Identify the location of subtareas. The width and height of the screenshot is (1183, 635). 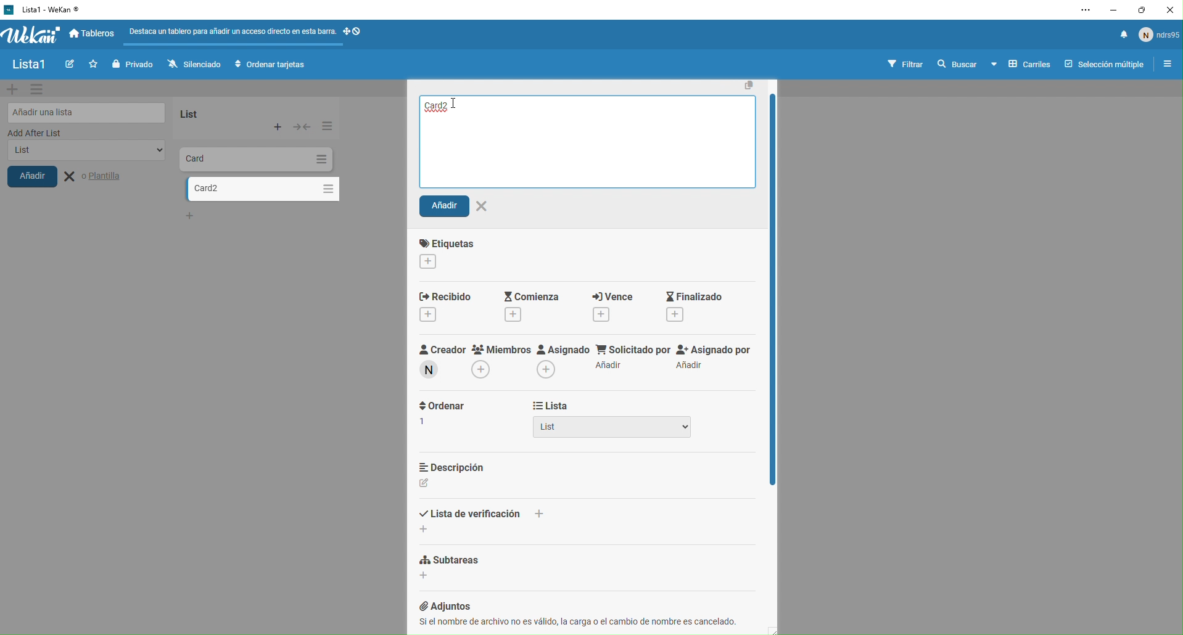
(501, 560).